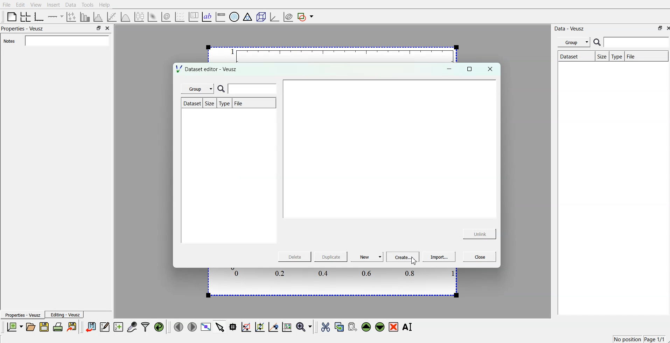 Image resolution: width=670 pixels, height=343 pixels. What do you see at coordinates (367, 327) in the screenshot?
I see `move the selected widgets up` at bounding box center [367, 327].